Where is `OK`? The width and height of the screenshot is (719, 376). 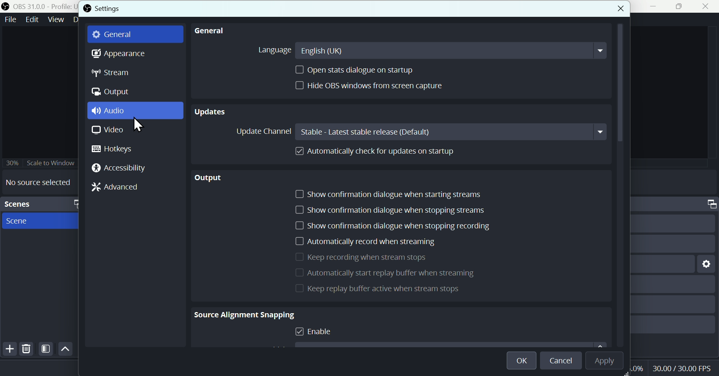
OK is located at coordinates (519, 360).